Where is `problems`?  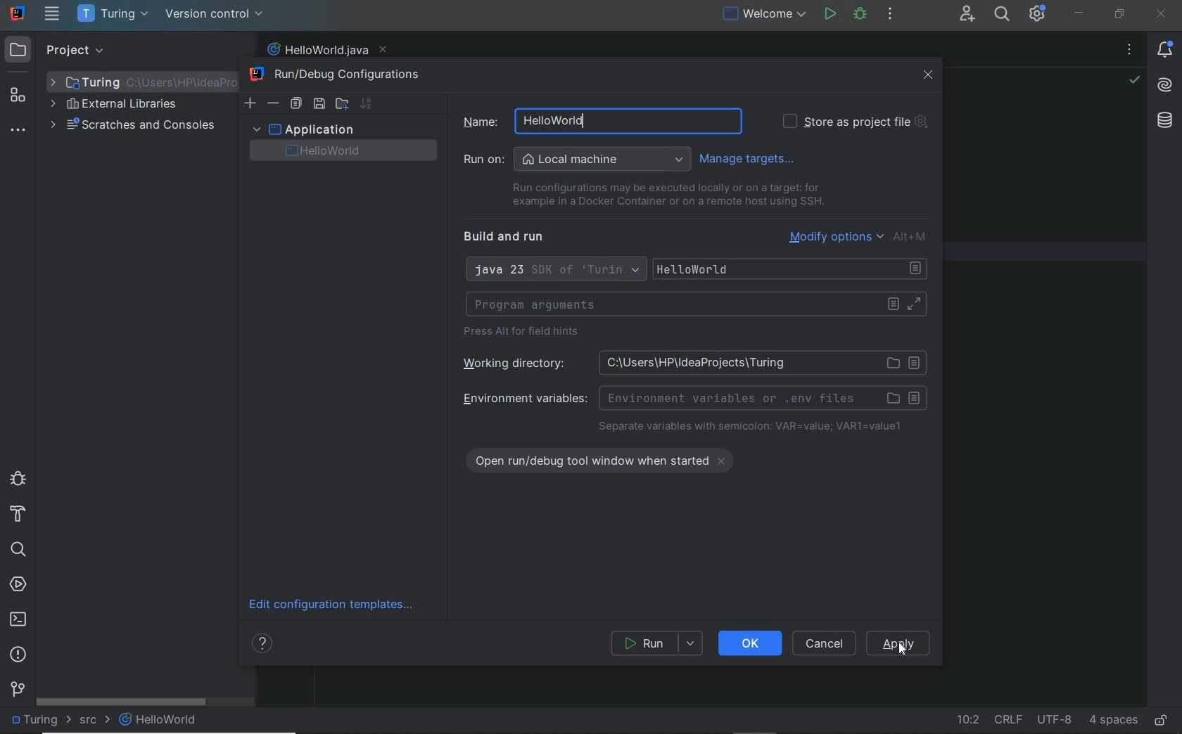 problems is located at coordinates (18, 655).